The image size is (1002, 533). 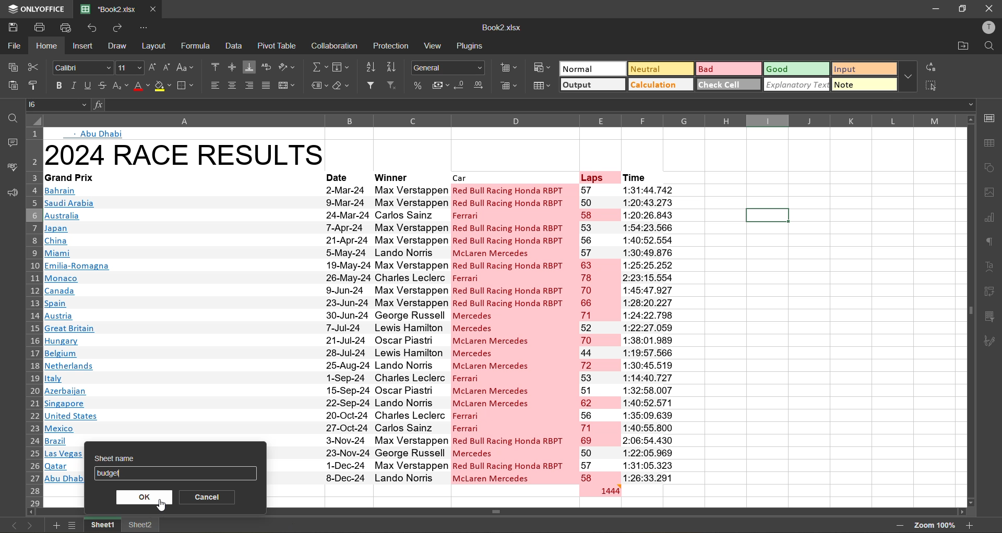 I want to click on cell address, so click(x=57, y=104).